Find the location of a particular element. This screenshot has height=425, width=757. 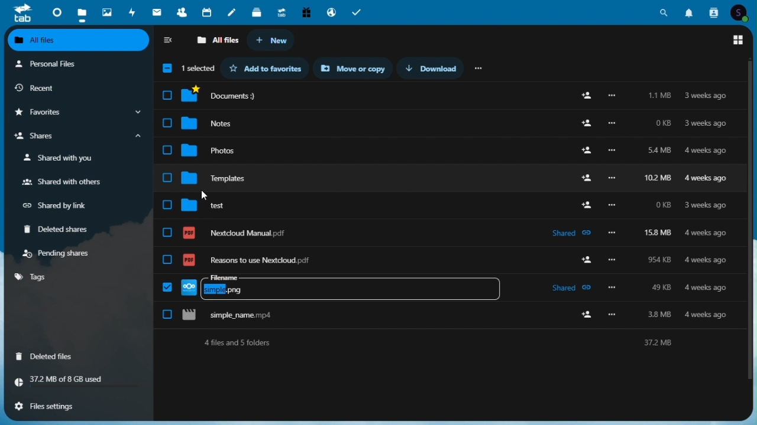

Move or Copy is located at coordinates (357, 68).